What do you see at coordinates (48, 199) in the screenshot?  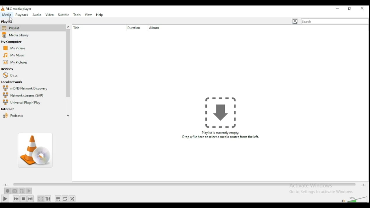 I see `show extended settings` at bounding box center [48, 199].